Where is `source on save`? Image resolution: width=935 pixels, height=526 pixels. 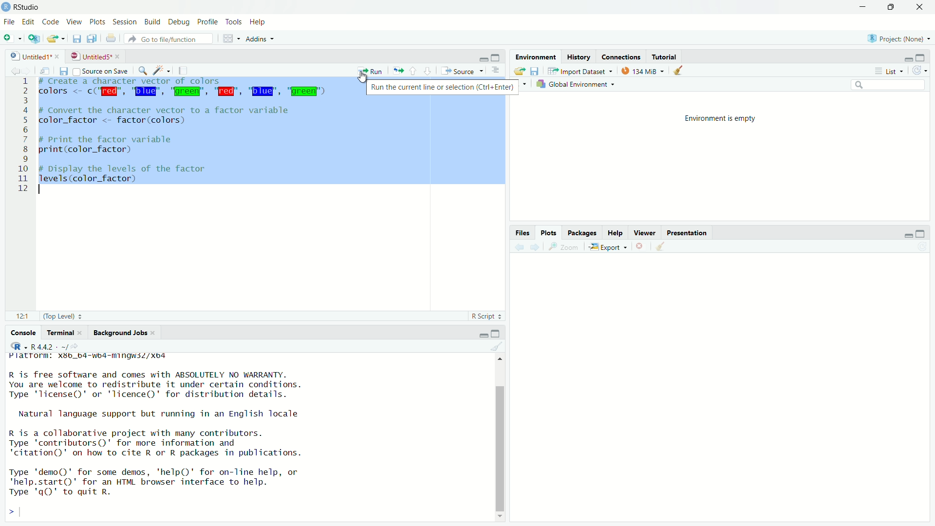 source on save is located at coordinates (103, 71).